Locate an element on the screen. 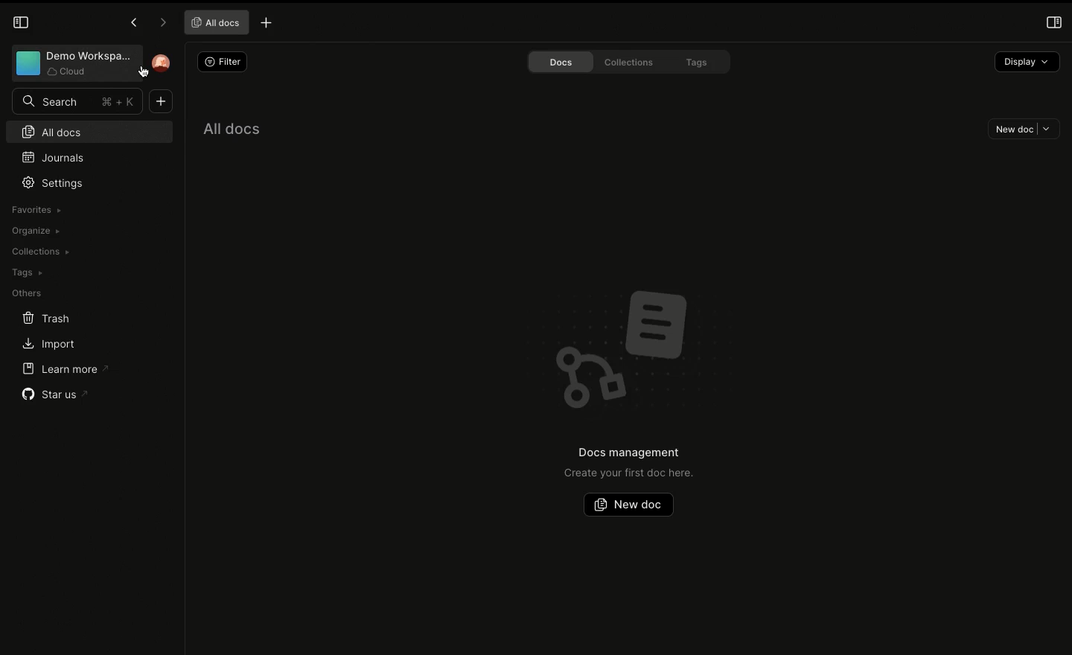  Collections is located at coordinates (39, 252).